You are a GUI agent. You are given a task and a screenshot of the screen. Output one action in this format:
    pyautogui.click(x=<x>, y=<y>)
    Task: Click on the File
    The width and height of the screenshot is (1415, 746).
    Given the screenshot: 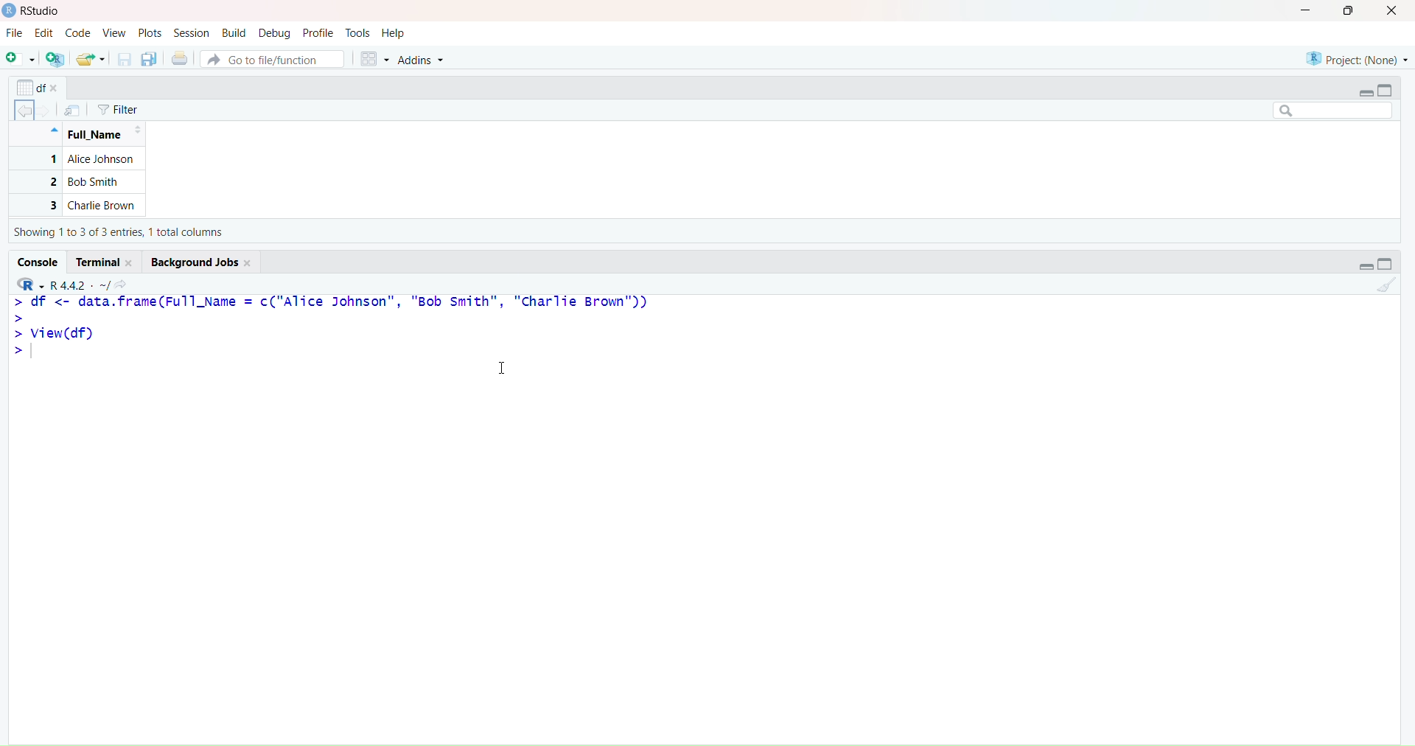 What is the action you would take?
    pyautogui.click(x=15, y=34)
    